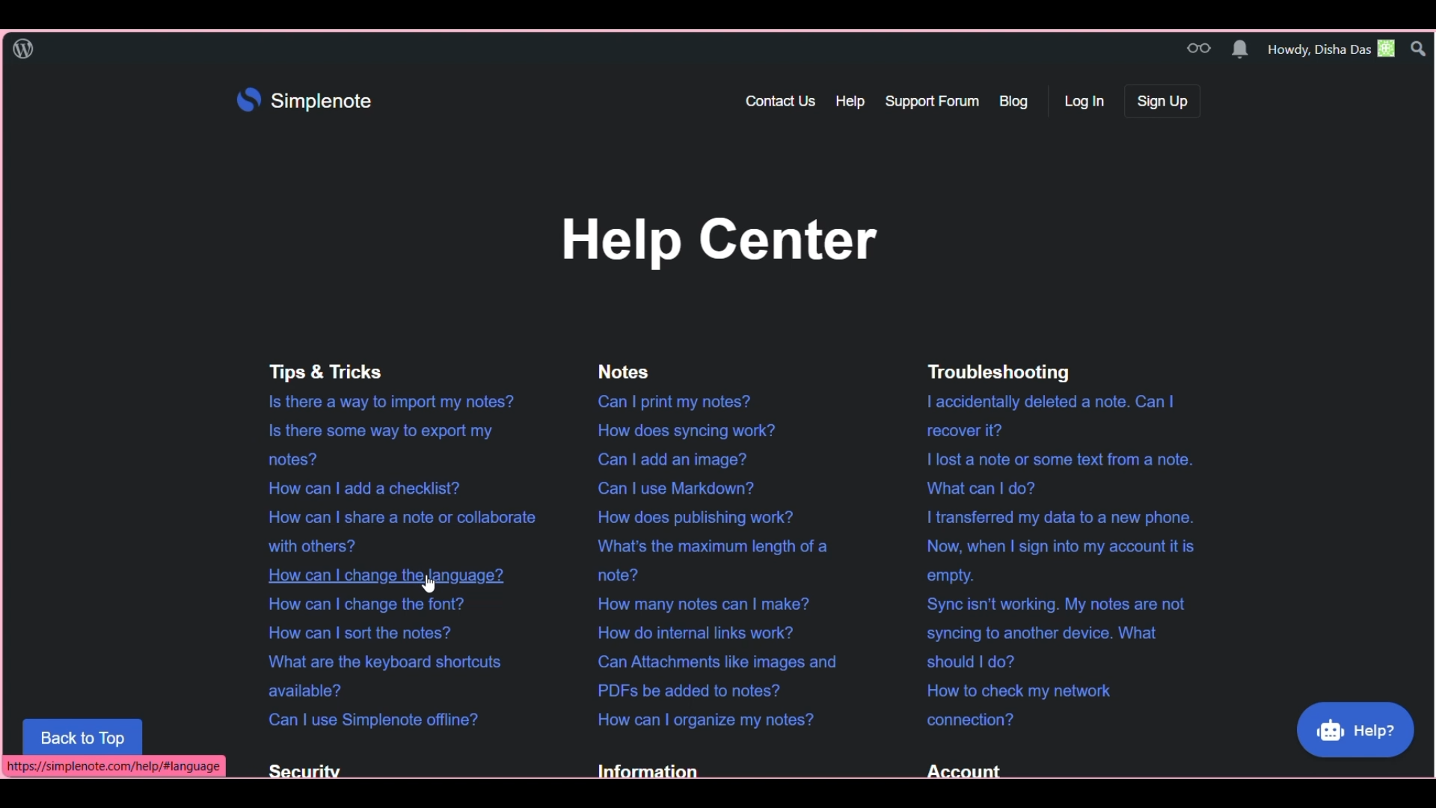  I want to click on ? How can | organize my notes?, so click(702, 719).